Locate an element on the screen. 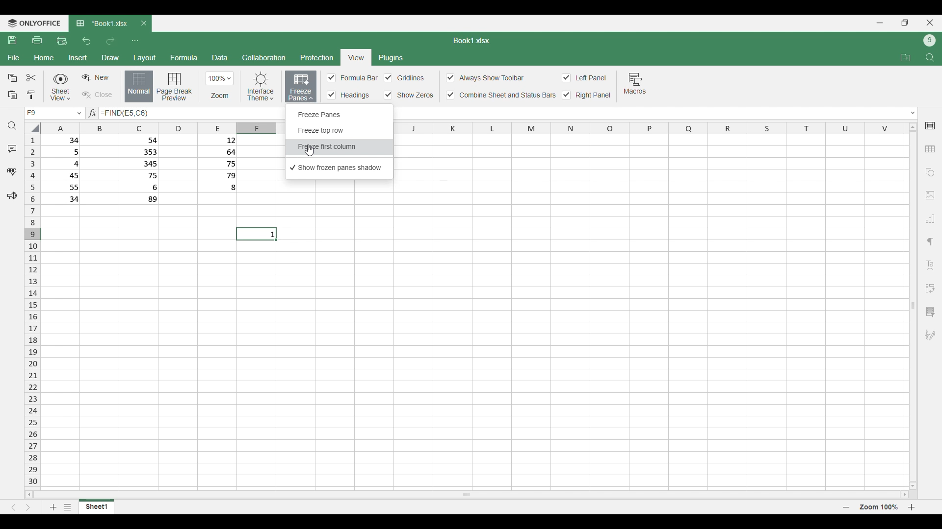 Image resolution: width=942 pixels, height=529 pixels.  is located at coordinates (409, 95).